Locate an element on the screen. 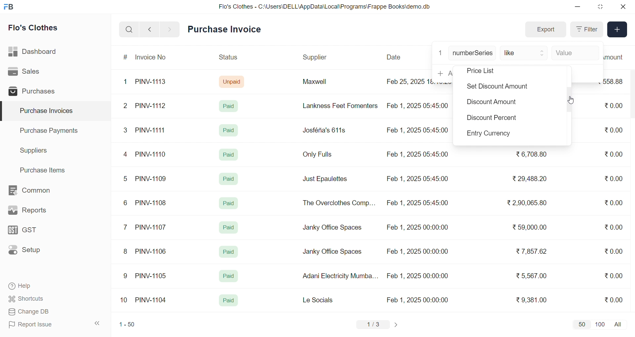 The height and width of the screenshot is (337, 635). Supplier is located at coordinates (316, 57).